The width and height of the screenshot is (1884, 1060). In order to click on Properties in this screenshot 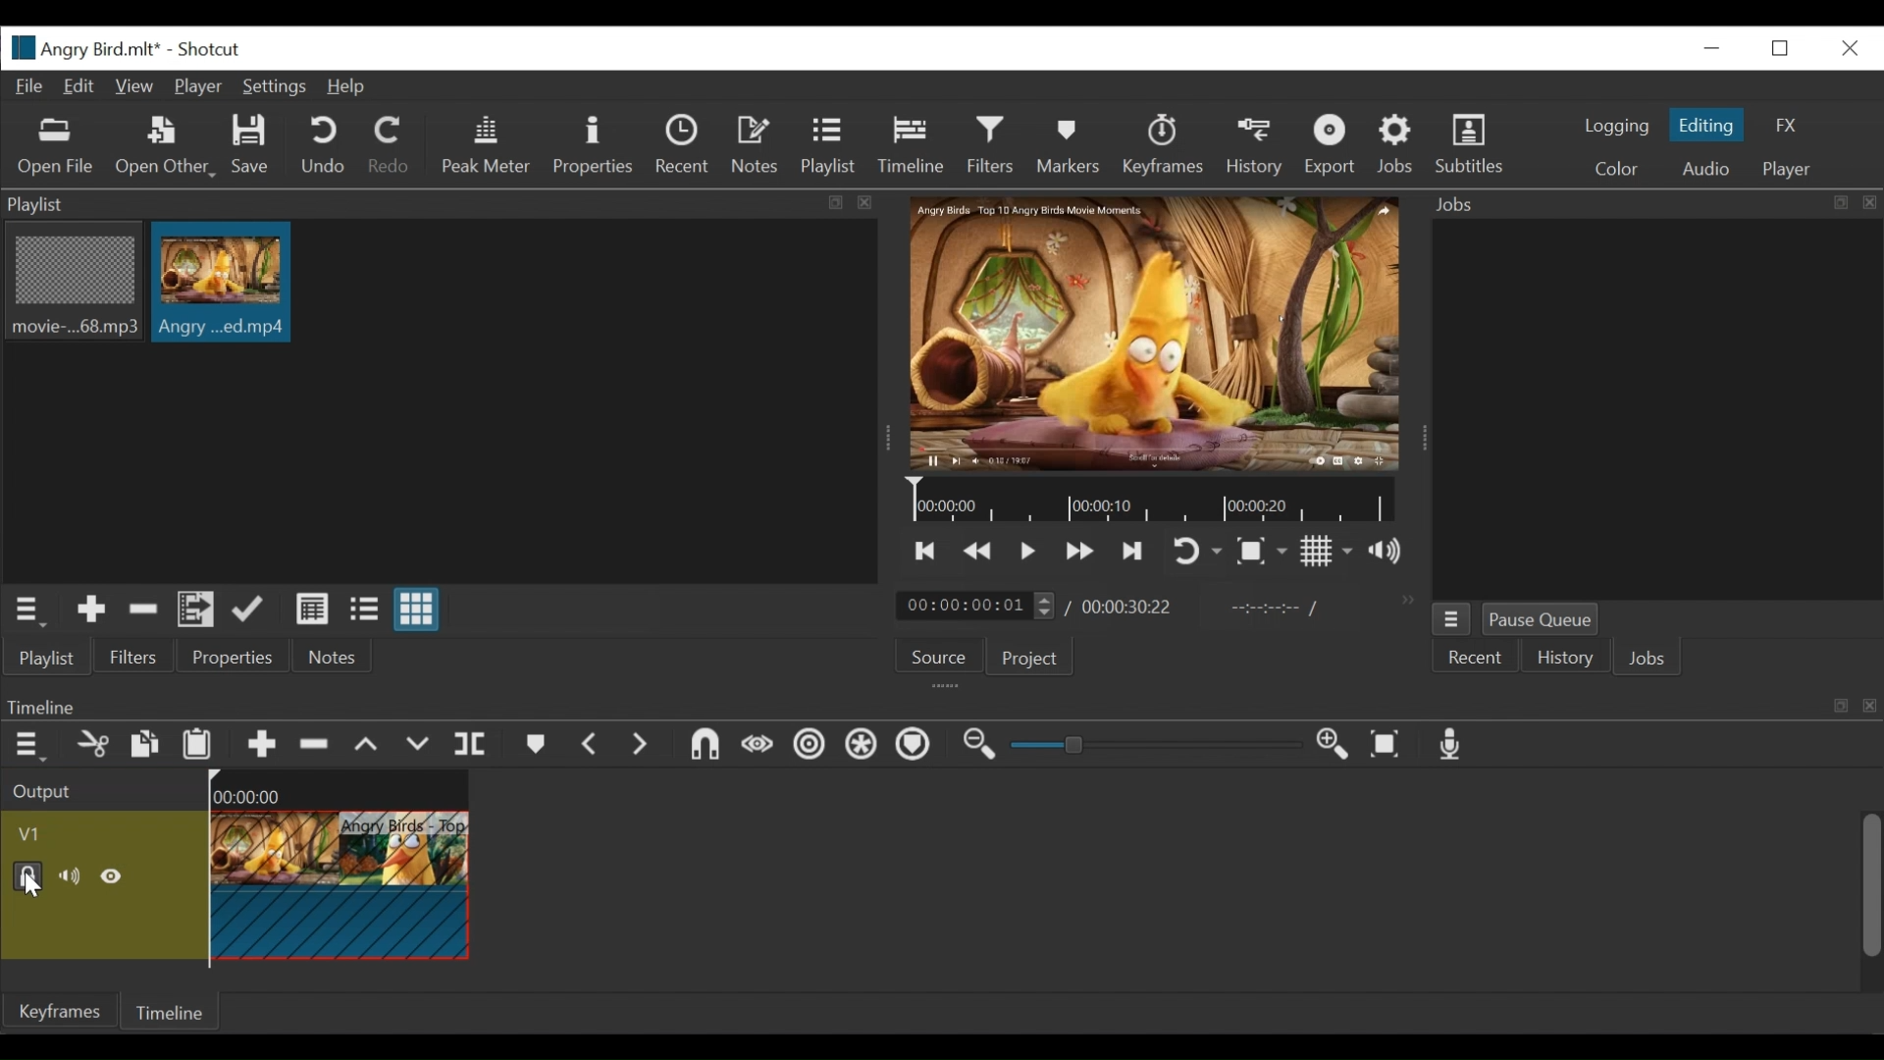, I will do `click(592, 147)`.